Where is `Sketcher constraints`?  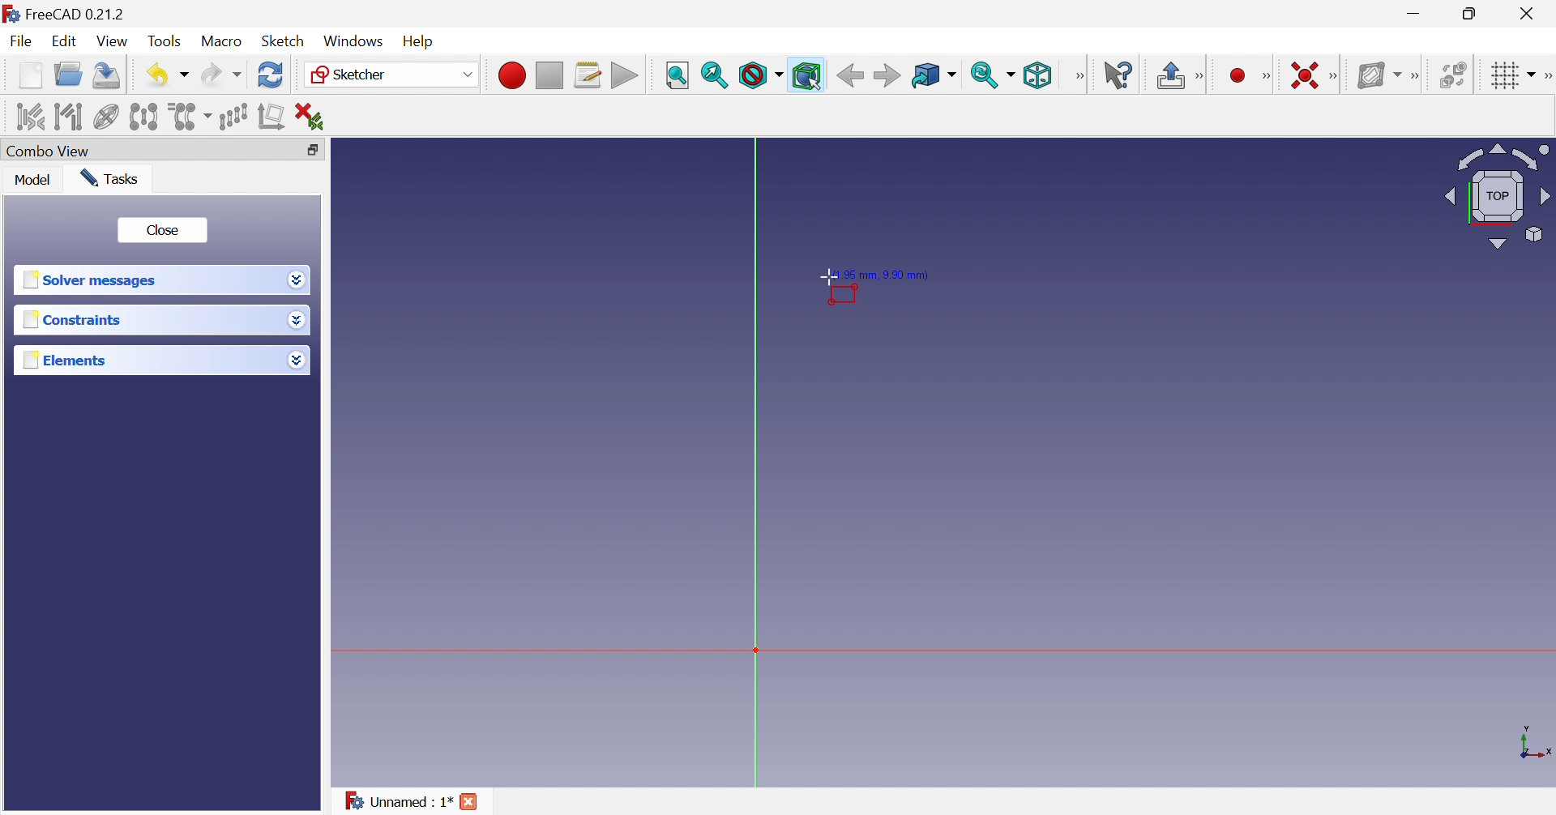 Sketcher constraints is located at coordinates (1334, 75).